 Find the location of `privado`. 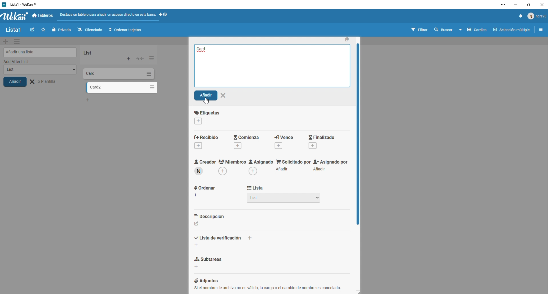

privado is located at coordinates (61, 30).